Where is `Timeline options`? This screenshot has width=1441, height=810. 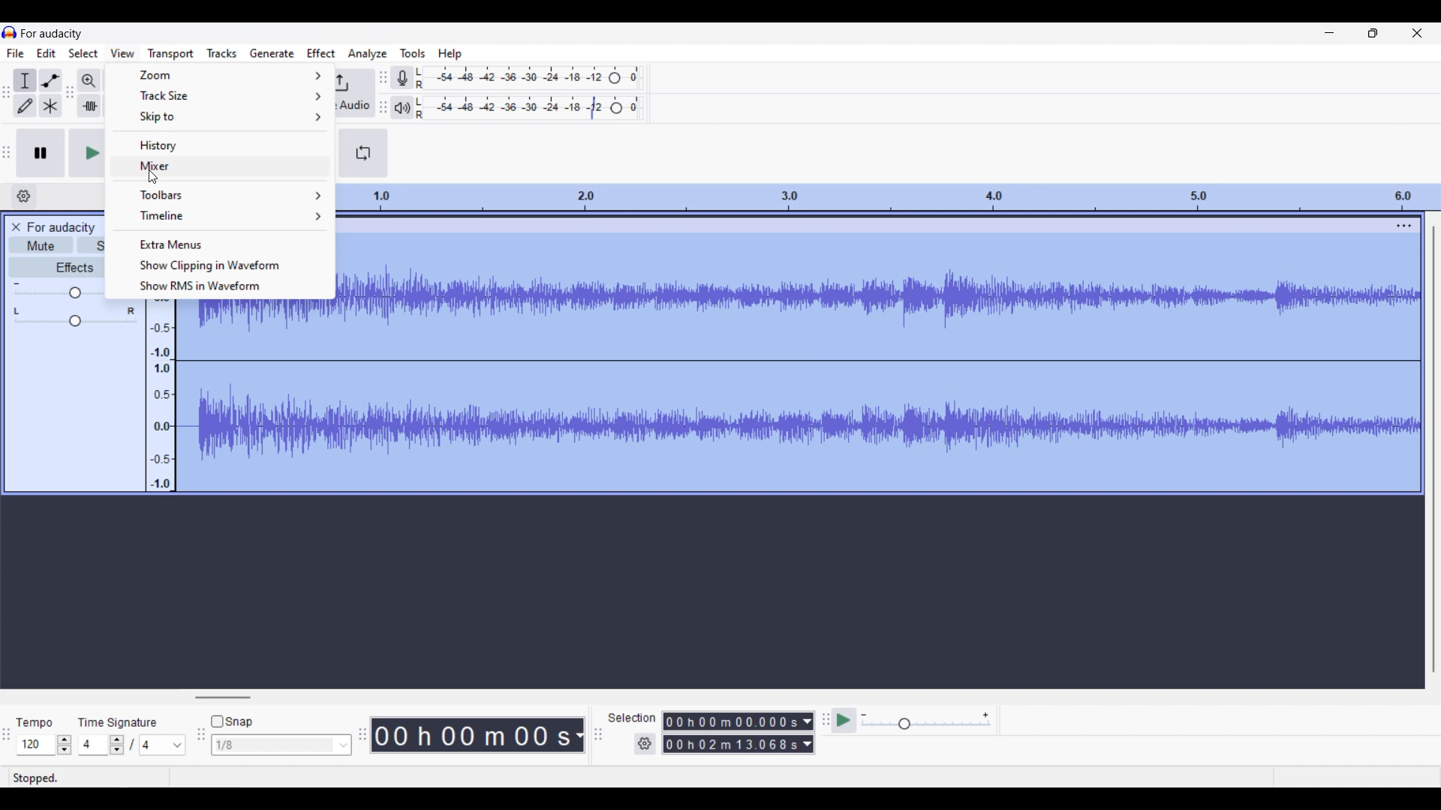 Timeline options is located at coordinates (24, 196).